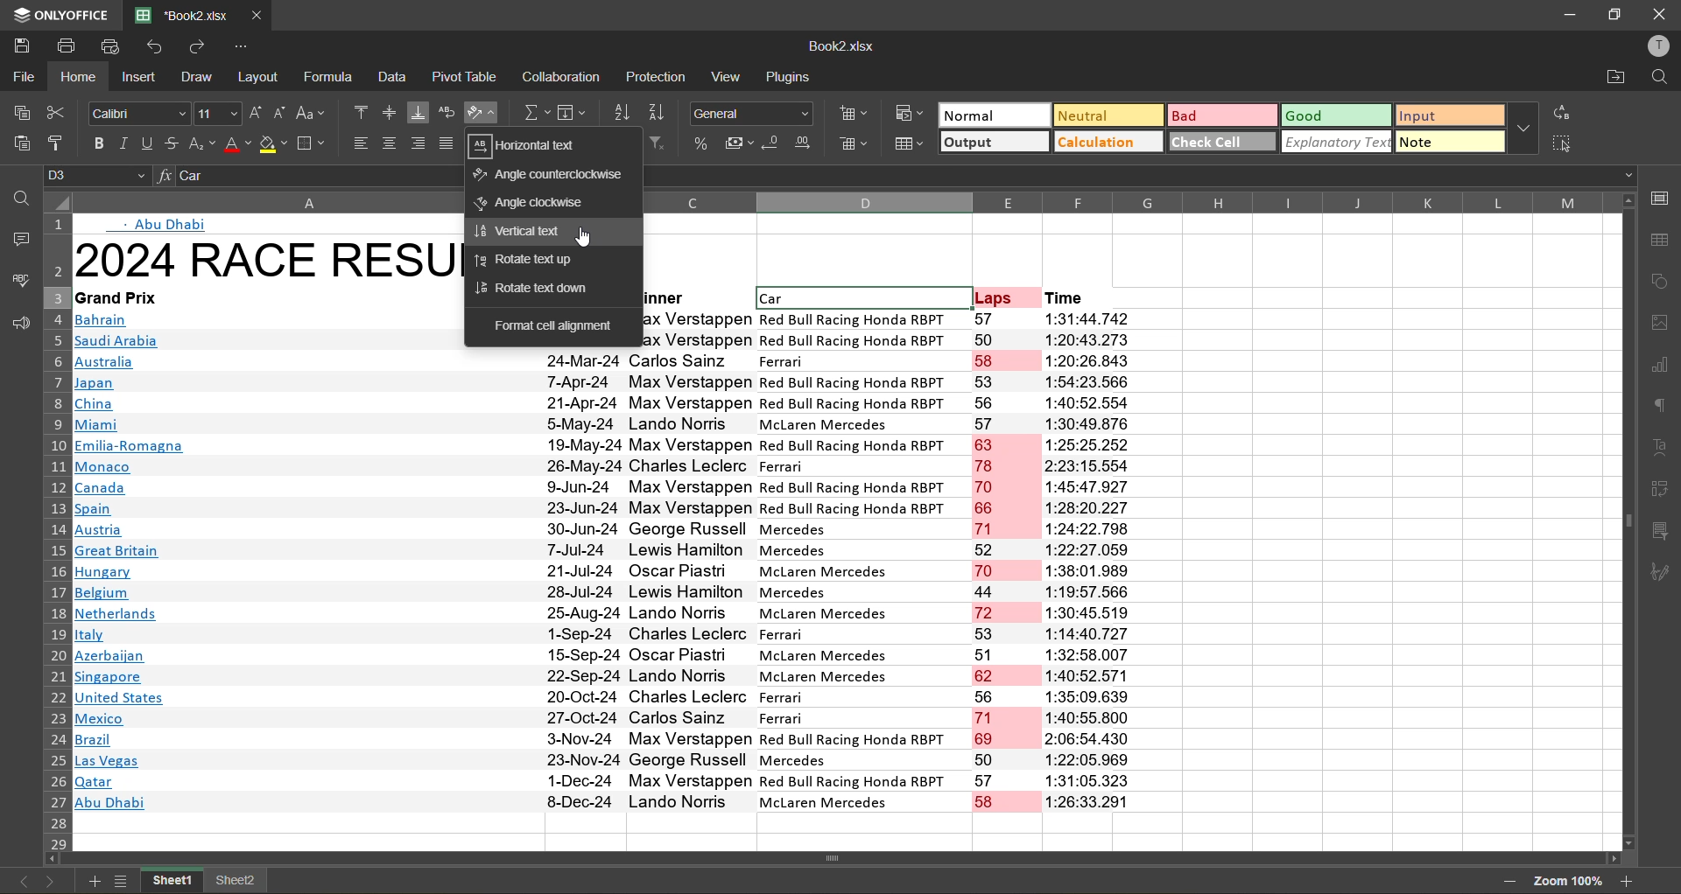  Describe the element at coordinates (61, 535) in the screenshot. I see `row numbers` at that location.